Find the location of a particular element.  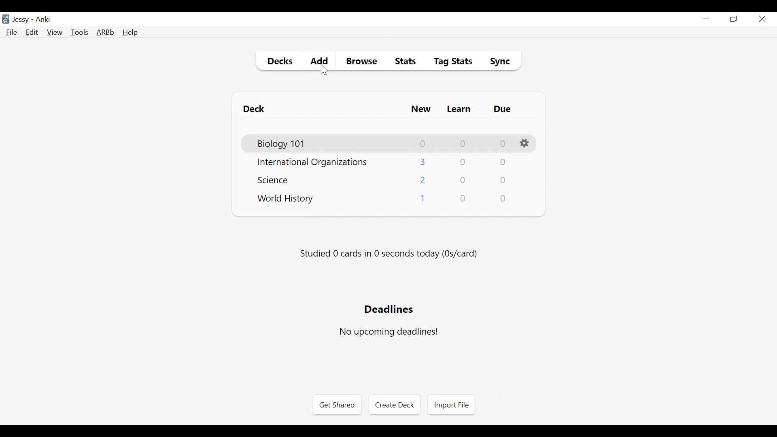

Advanced Review Button bar is located at coordinates (106, 32).